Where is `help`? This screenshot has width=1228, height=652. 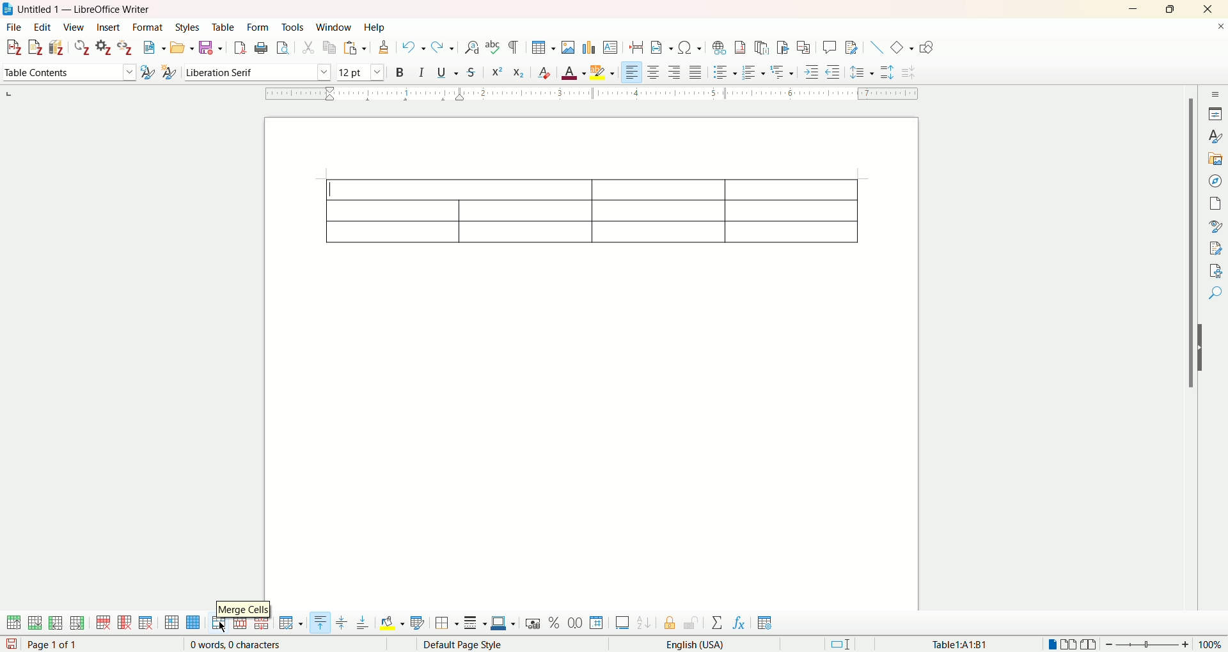
help is located at coordinates (372, 26).